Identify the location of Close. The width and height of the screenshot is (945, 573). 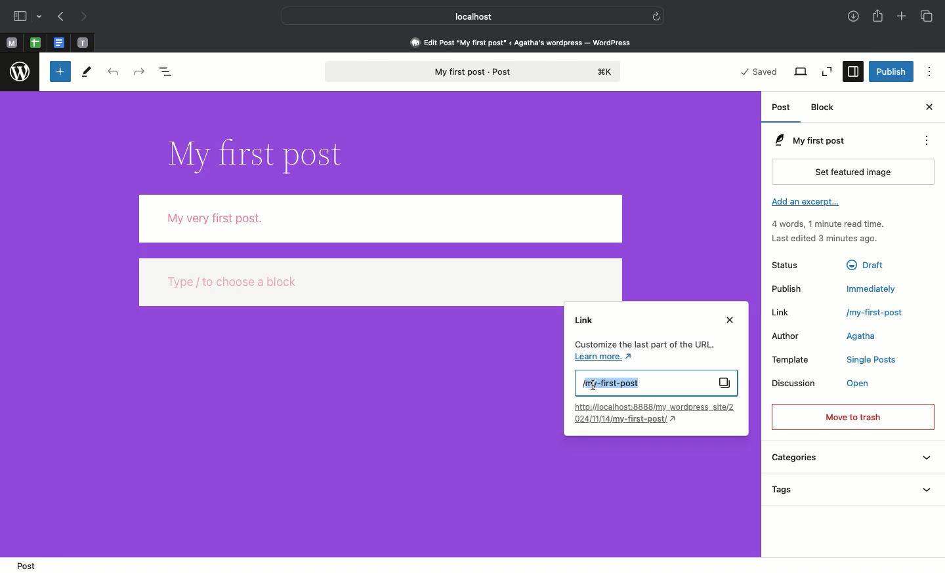
(728, 321).